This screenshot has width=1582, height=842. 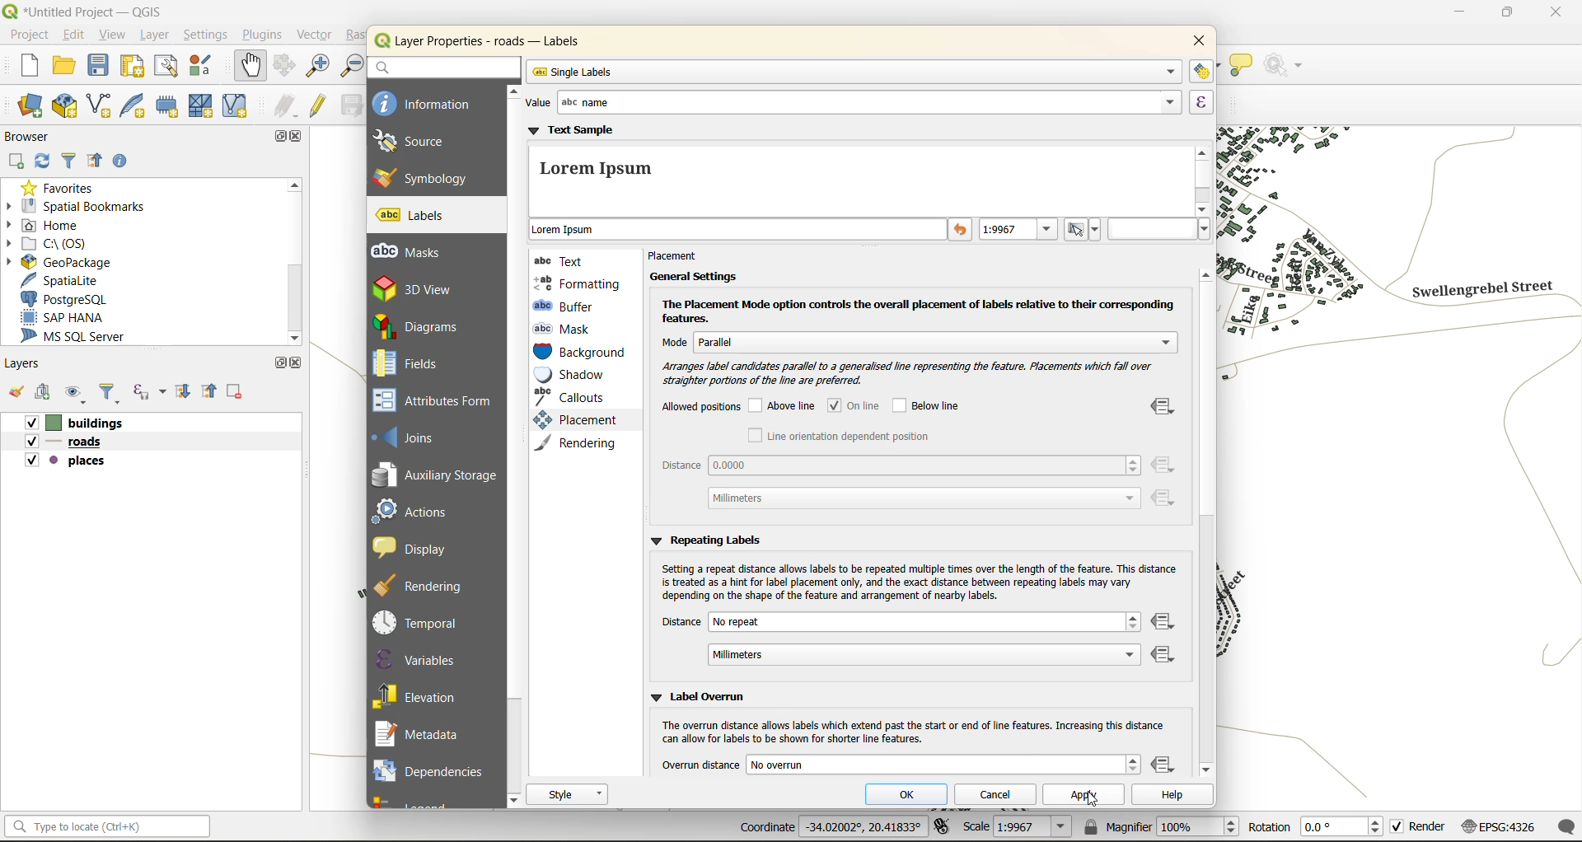 What do you see at coordinates (67, 66) in the screenshot?
I see `open` at bounding box center [67, 66].